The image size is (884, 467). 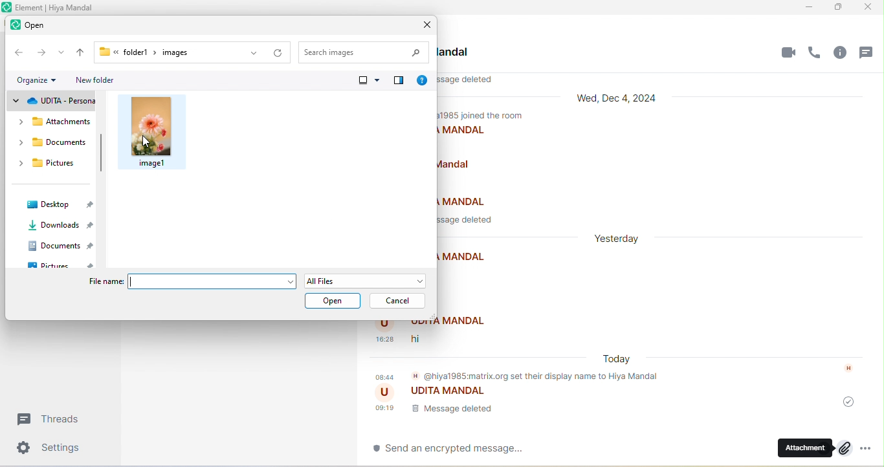 What do you see at coordinates (437, 411) in the screenshot?
I see `message delete` at bounding box center [437, 411].